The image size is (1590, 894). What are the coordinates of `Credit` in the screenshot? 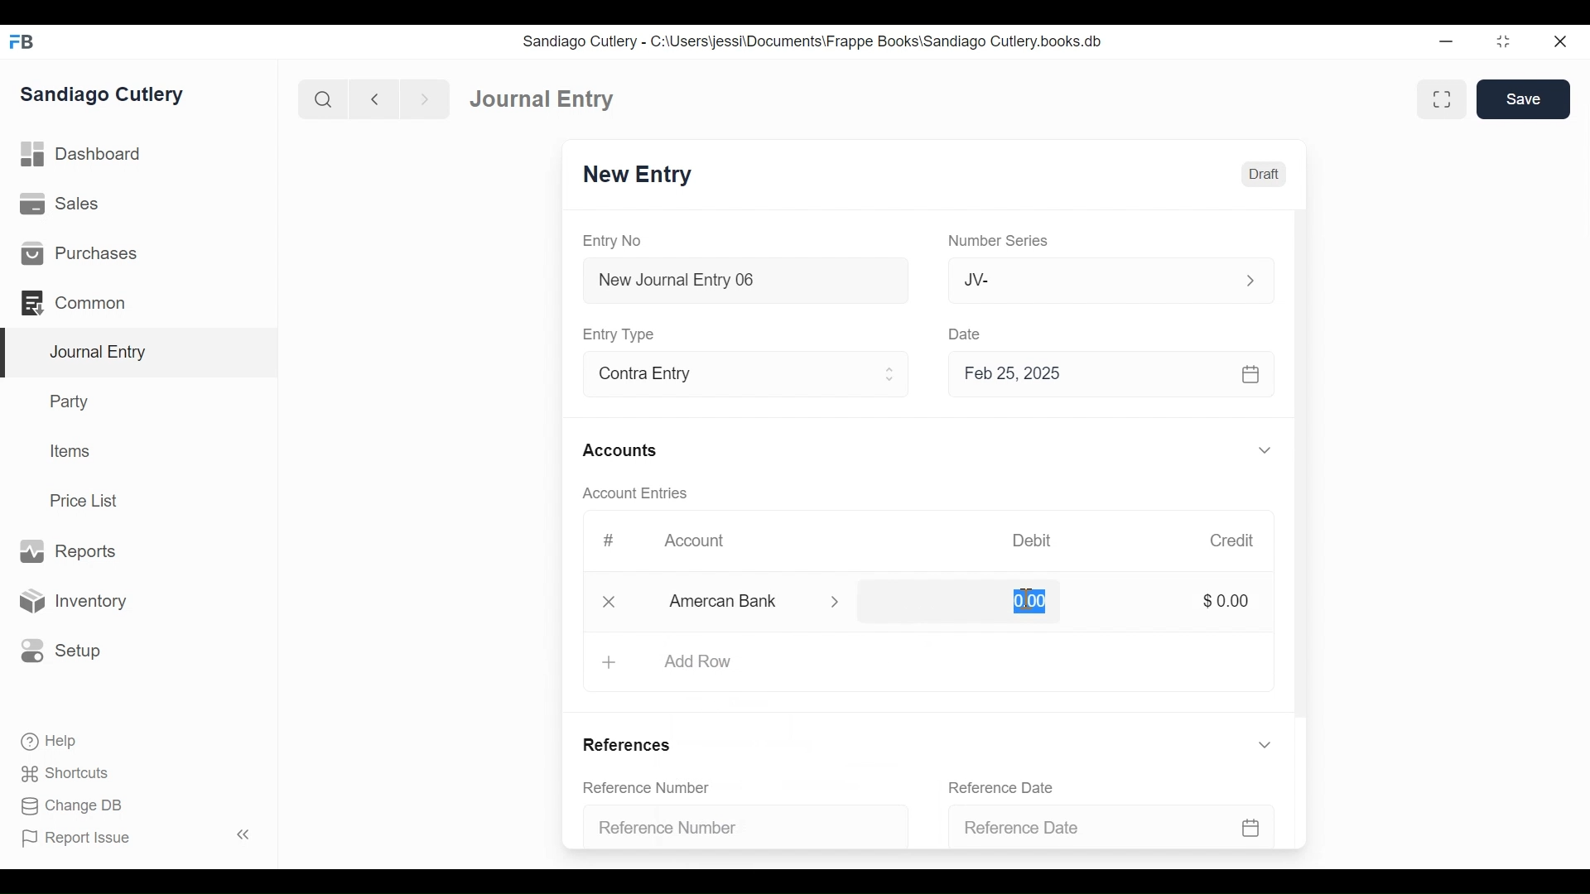 It's located at (1231, 541).